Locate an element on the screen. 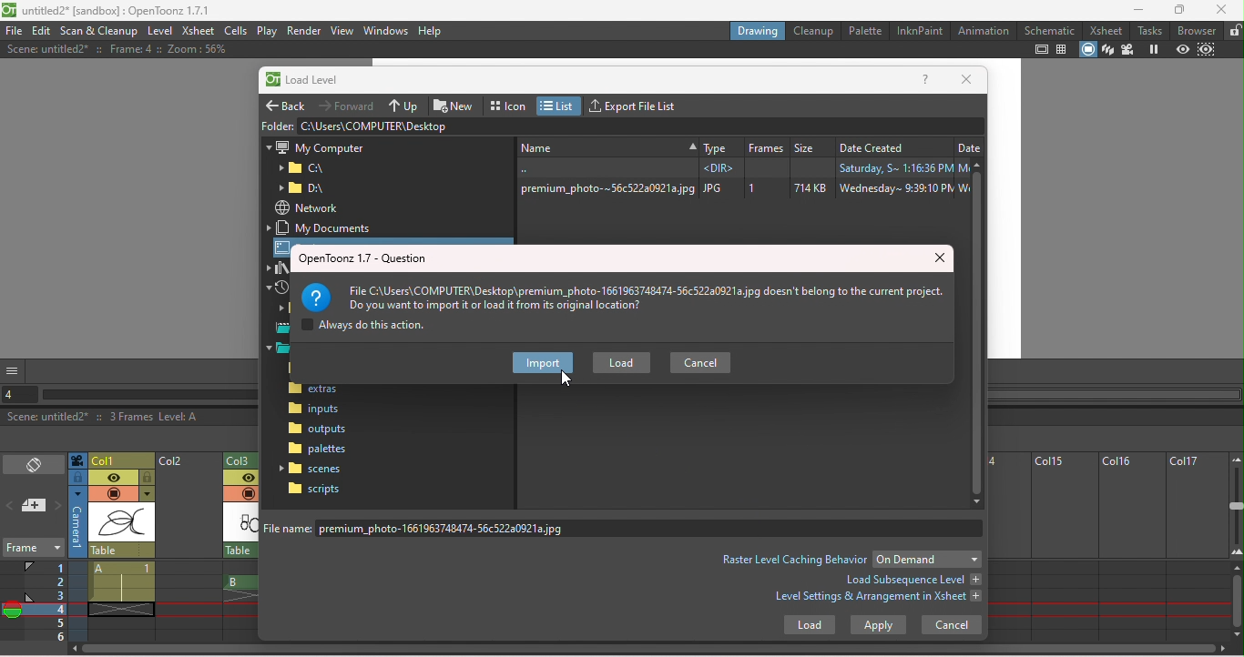 The height and width of the screenshot is (657, 1244). Extras is located at coordinates (322, 390).